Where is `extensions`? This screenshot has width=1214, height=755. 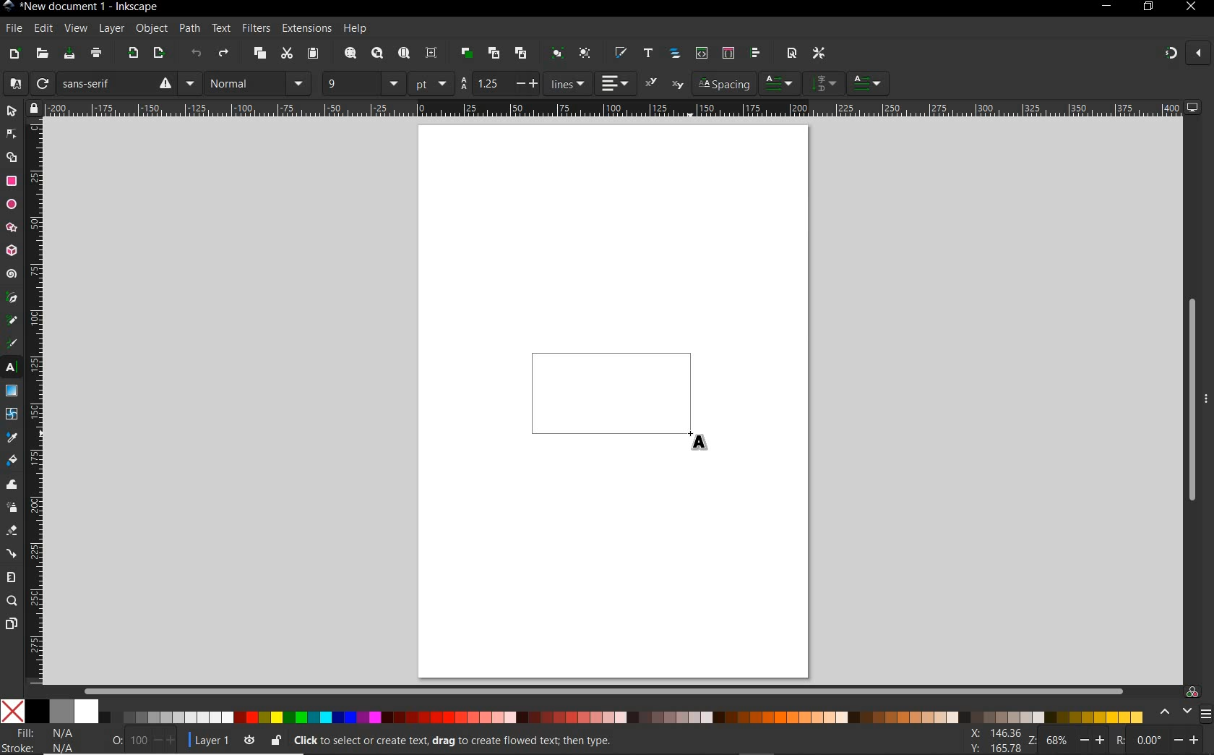 extensions is located at coordinates (306, 29).